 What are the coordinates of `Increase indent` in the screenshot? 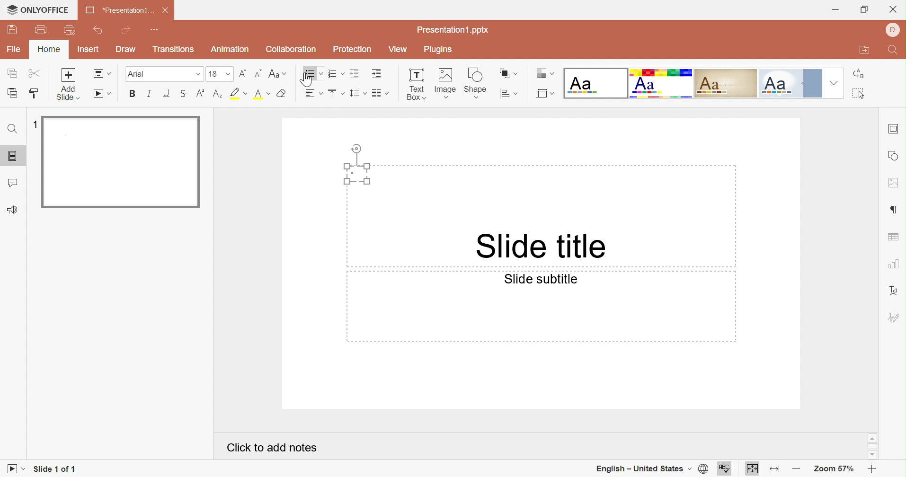 It's located at (377, 74).